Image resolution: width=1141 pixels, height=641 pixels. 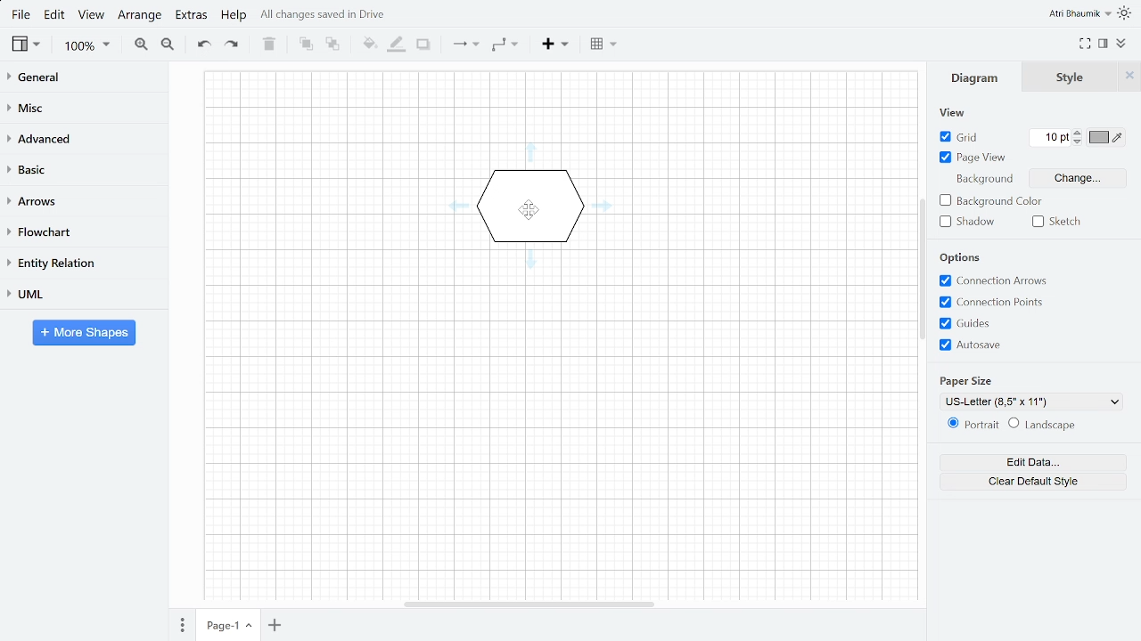 What do you see at coordinates (990, 302) in the screenshot?
I see `Connection points` at bounding box center [990, 302].